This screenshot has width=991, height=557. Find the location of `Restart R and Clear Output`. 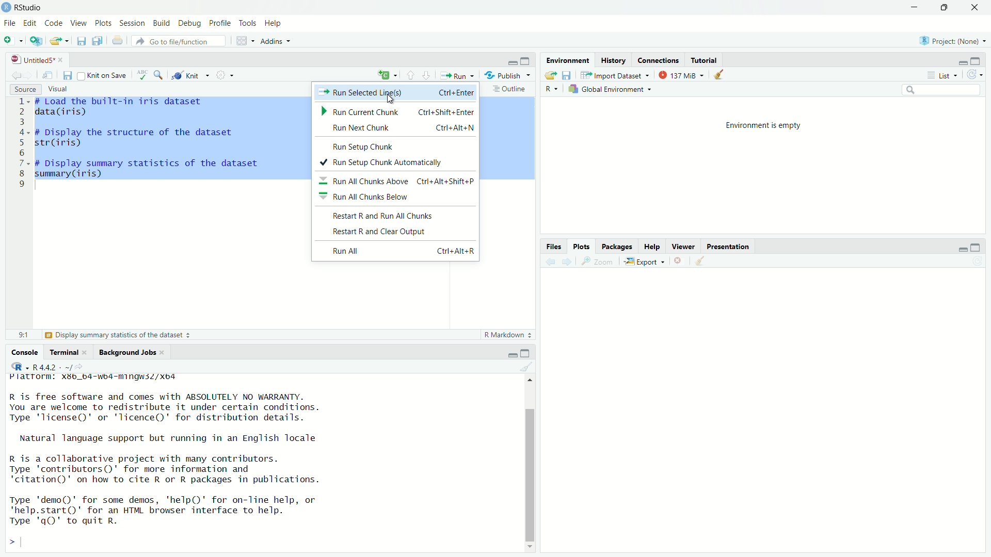

Restart R and Clear Output is located at coordinates (381, 232).